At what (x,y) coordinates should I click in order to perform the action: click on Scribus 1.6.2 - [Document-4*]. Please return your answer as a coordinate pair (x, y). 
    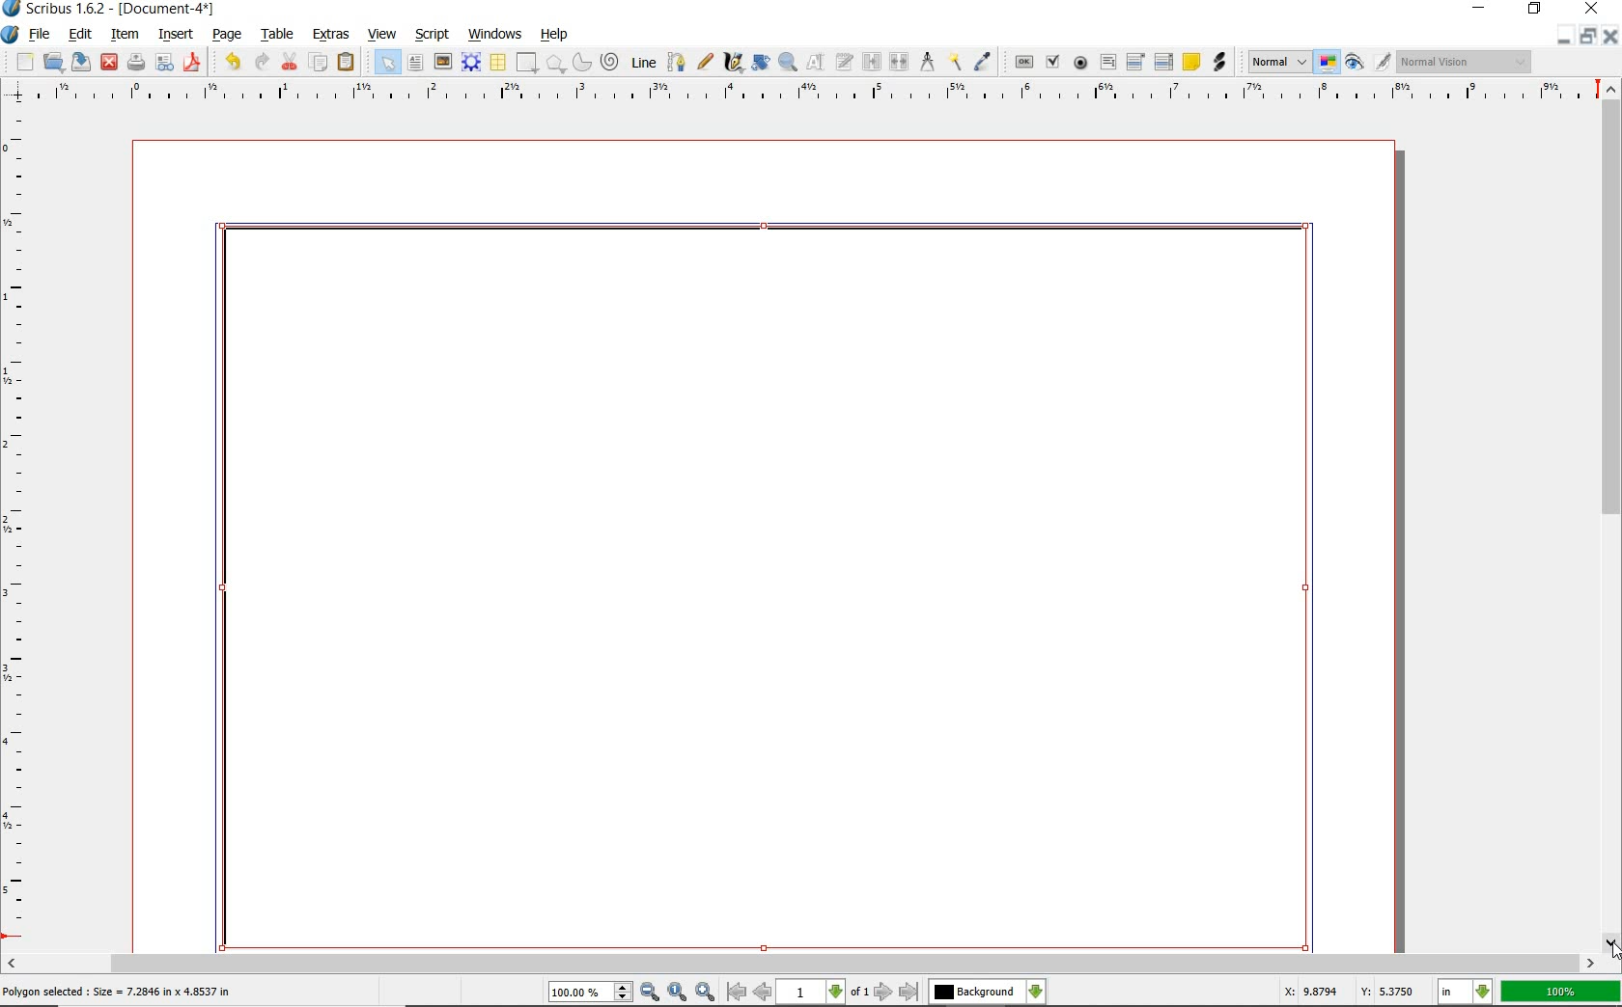
    Looking at the image, I should click on (111, 10).